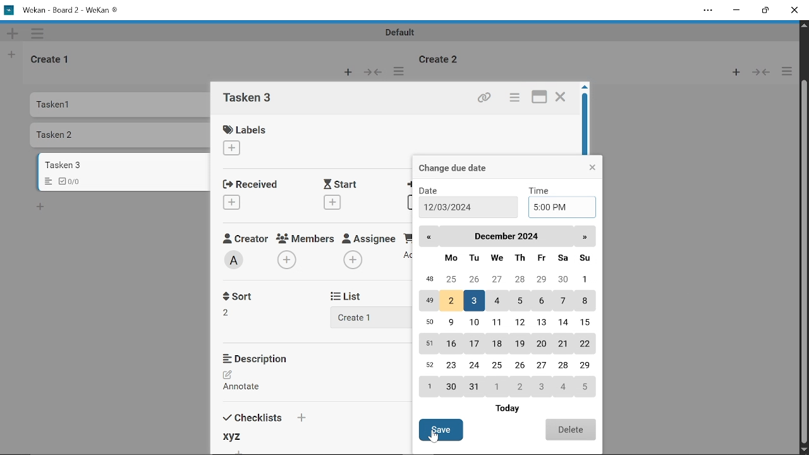 Image resolution: width=809 pixels, height=455 pixels. I want to click on Add members, so click(288, 260).